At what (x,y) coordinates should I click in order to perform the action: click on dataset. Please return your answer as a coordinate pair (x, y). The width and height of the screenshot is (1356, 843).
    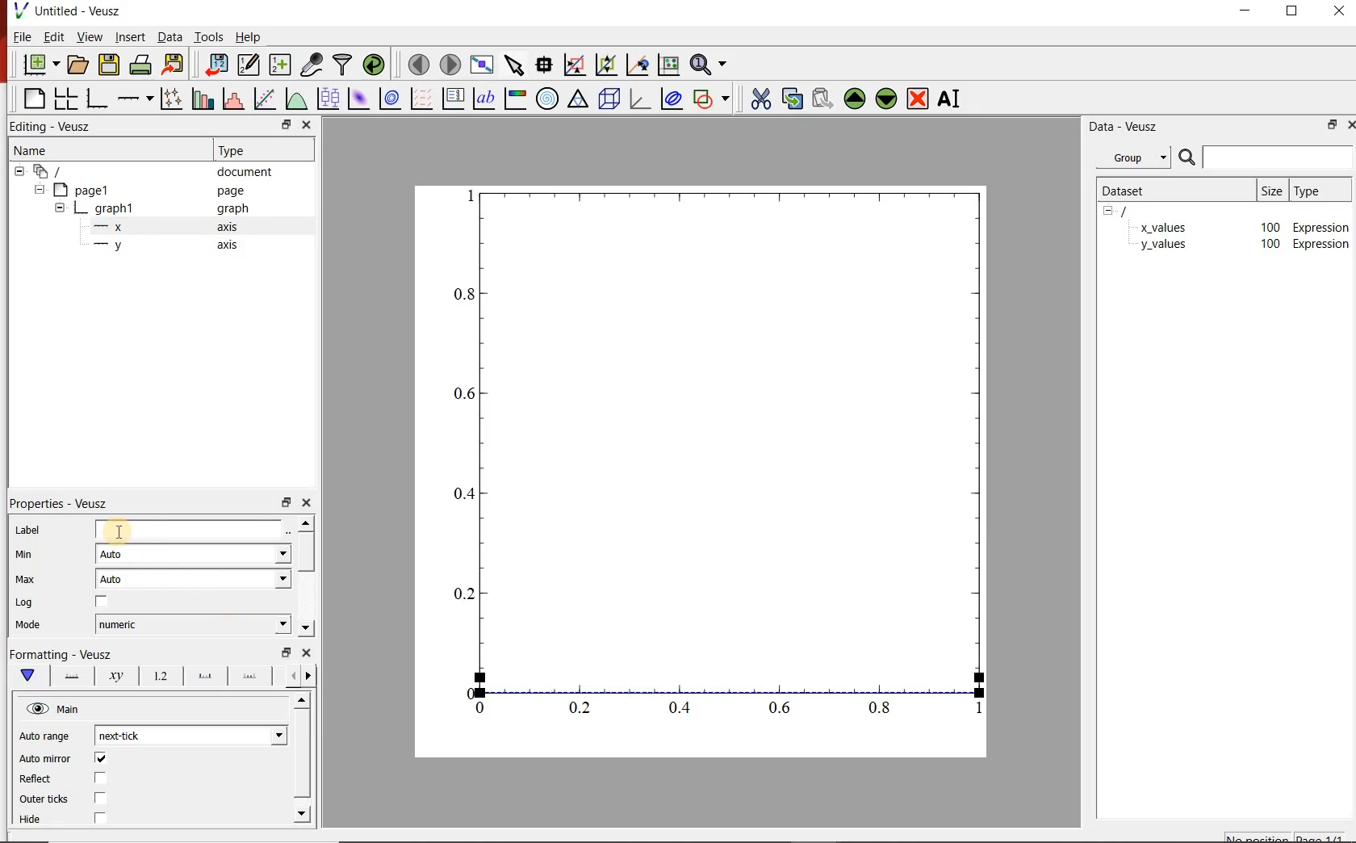
    Looking at the image, I should click on (1136, 191).